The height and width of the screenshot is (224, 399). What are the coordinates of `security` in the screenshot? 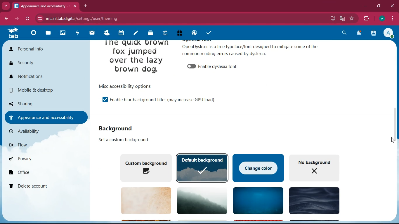 It's located at (43, 64).